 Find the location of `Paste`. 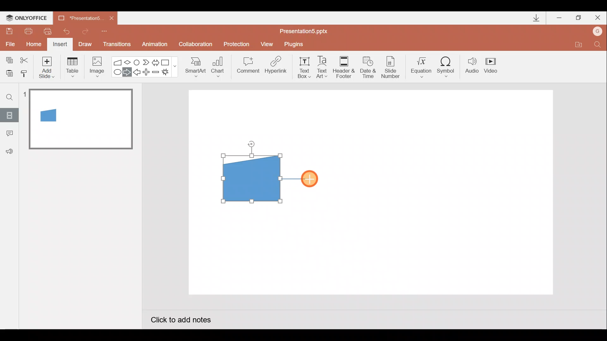

Paste is located at coordinates (8, 73).